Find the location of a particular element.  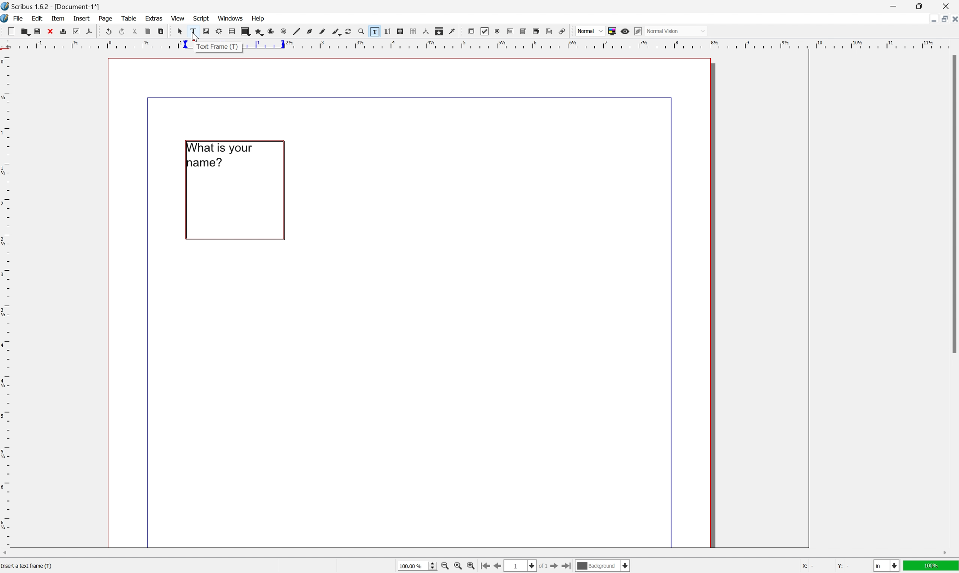

spiral is located at coordinates (283, 32).